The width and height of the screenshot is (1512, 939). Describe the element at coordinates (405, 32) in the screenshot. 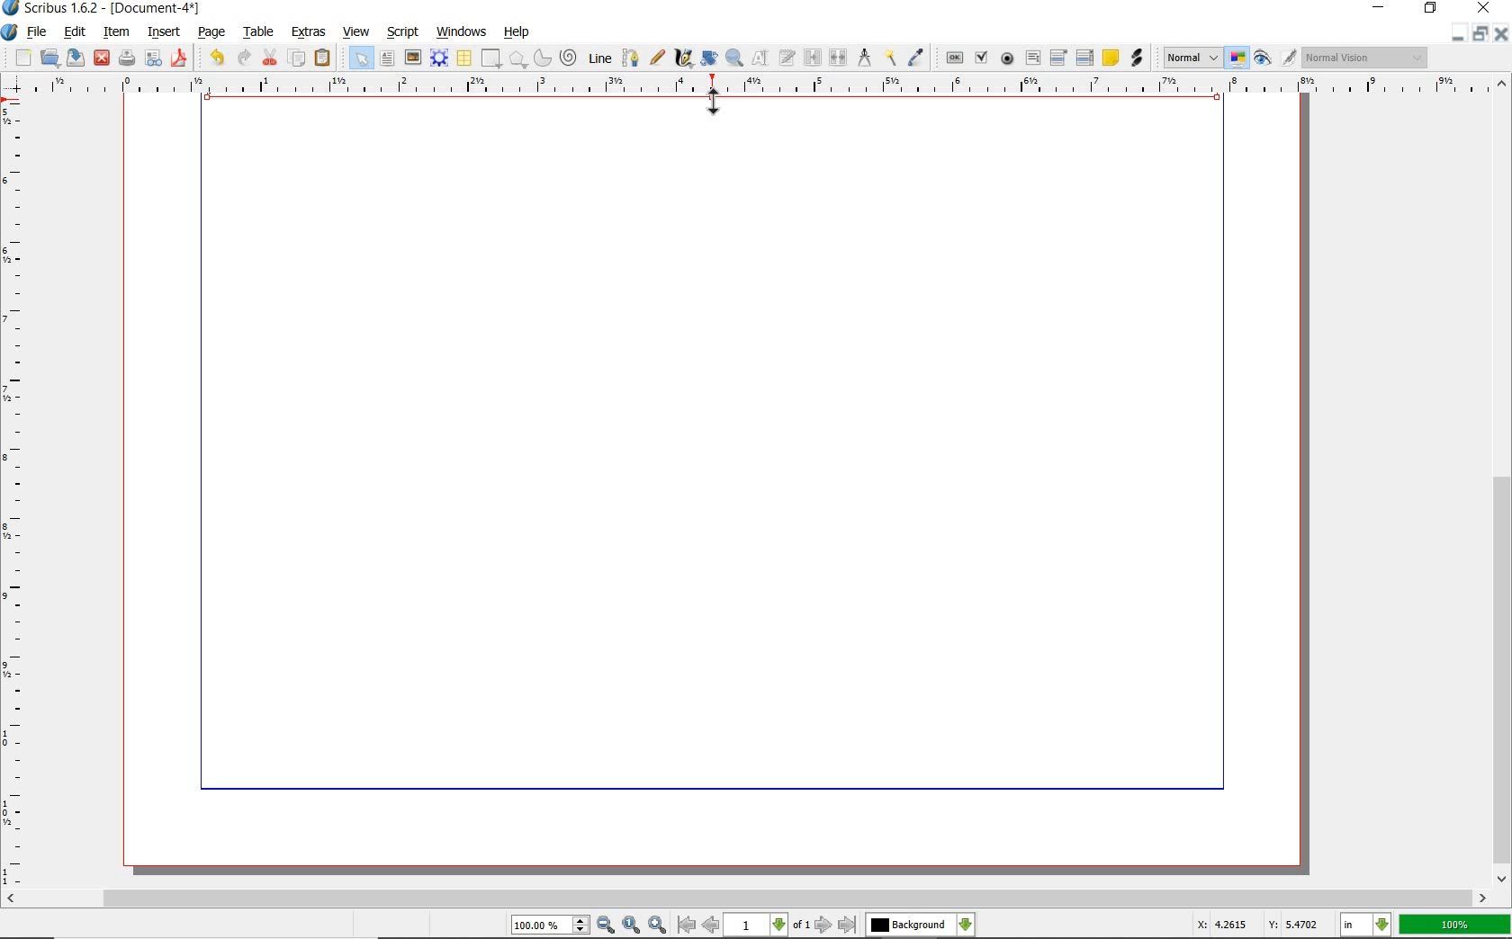

I see `script` at that location.